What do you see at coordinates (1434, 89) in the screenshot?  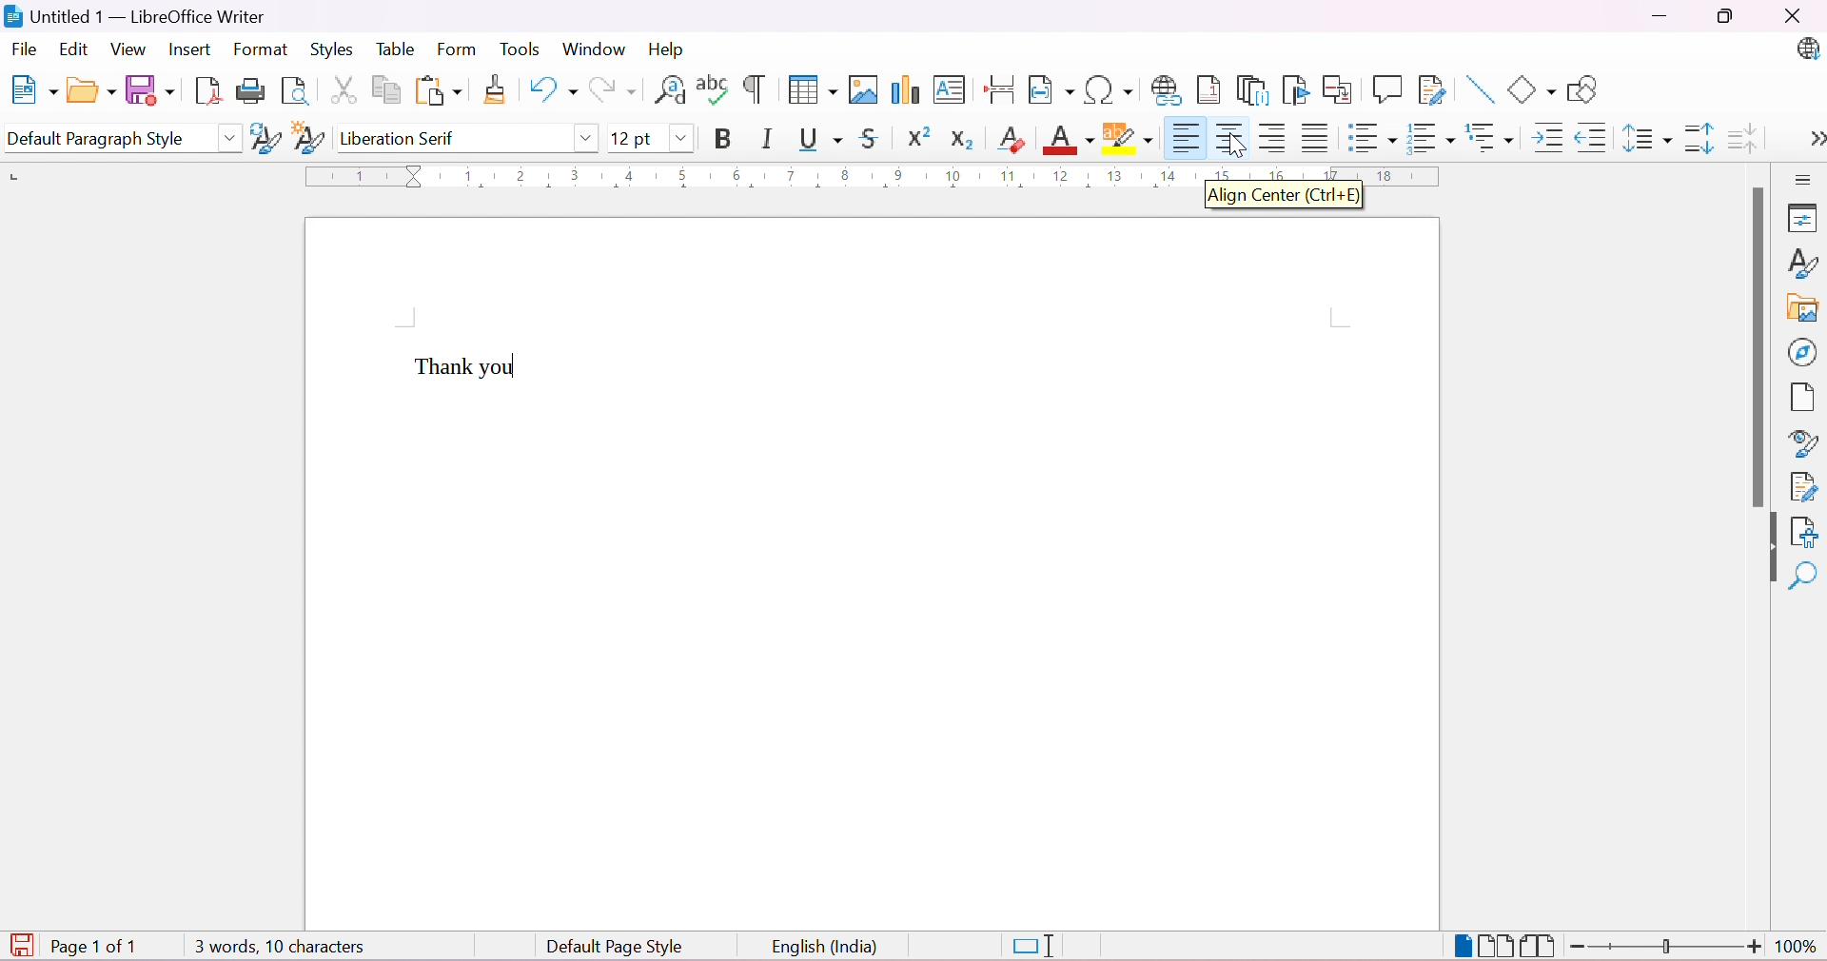 I see `Show Track Changes Functions` at bounding box center [1434, 89].